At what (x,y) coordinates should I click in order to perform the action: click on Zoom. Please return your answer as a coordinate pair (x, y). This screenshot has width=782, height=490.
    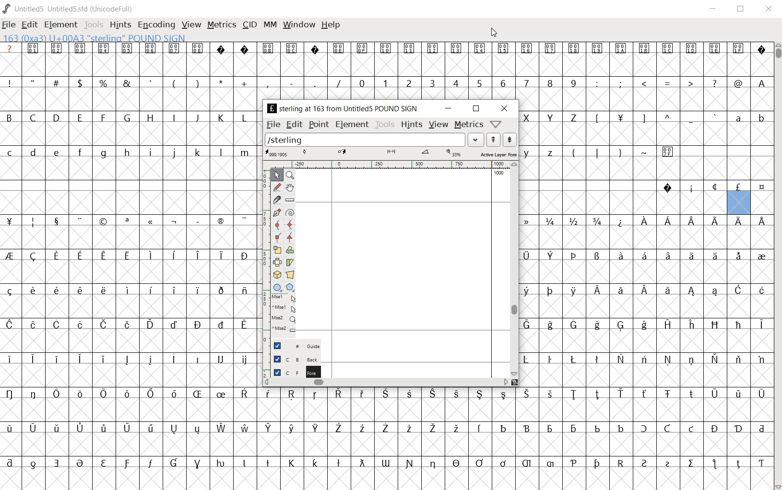
    Looking at the image, I should click on (292, 175).